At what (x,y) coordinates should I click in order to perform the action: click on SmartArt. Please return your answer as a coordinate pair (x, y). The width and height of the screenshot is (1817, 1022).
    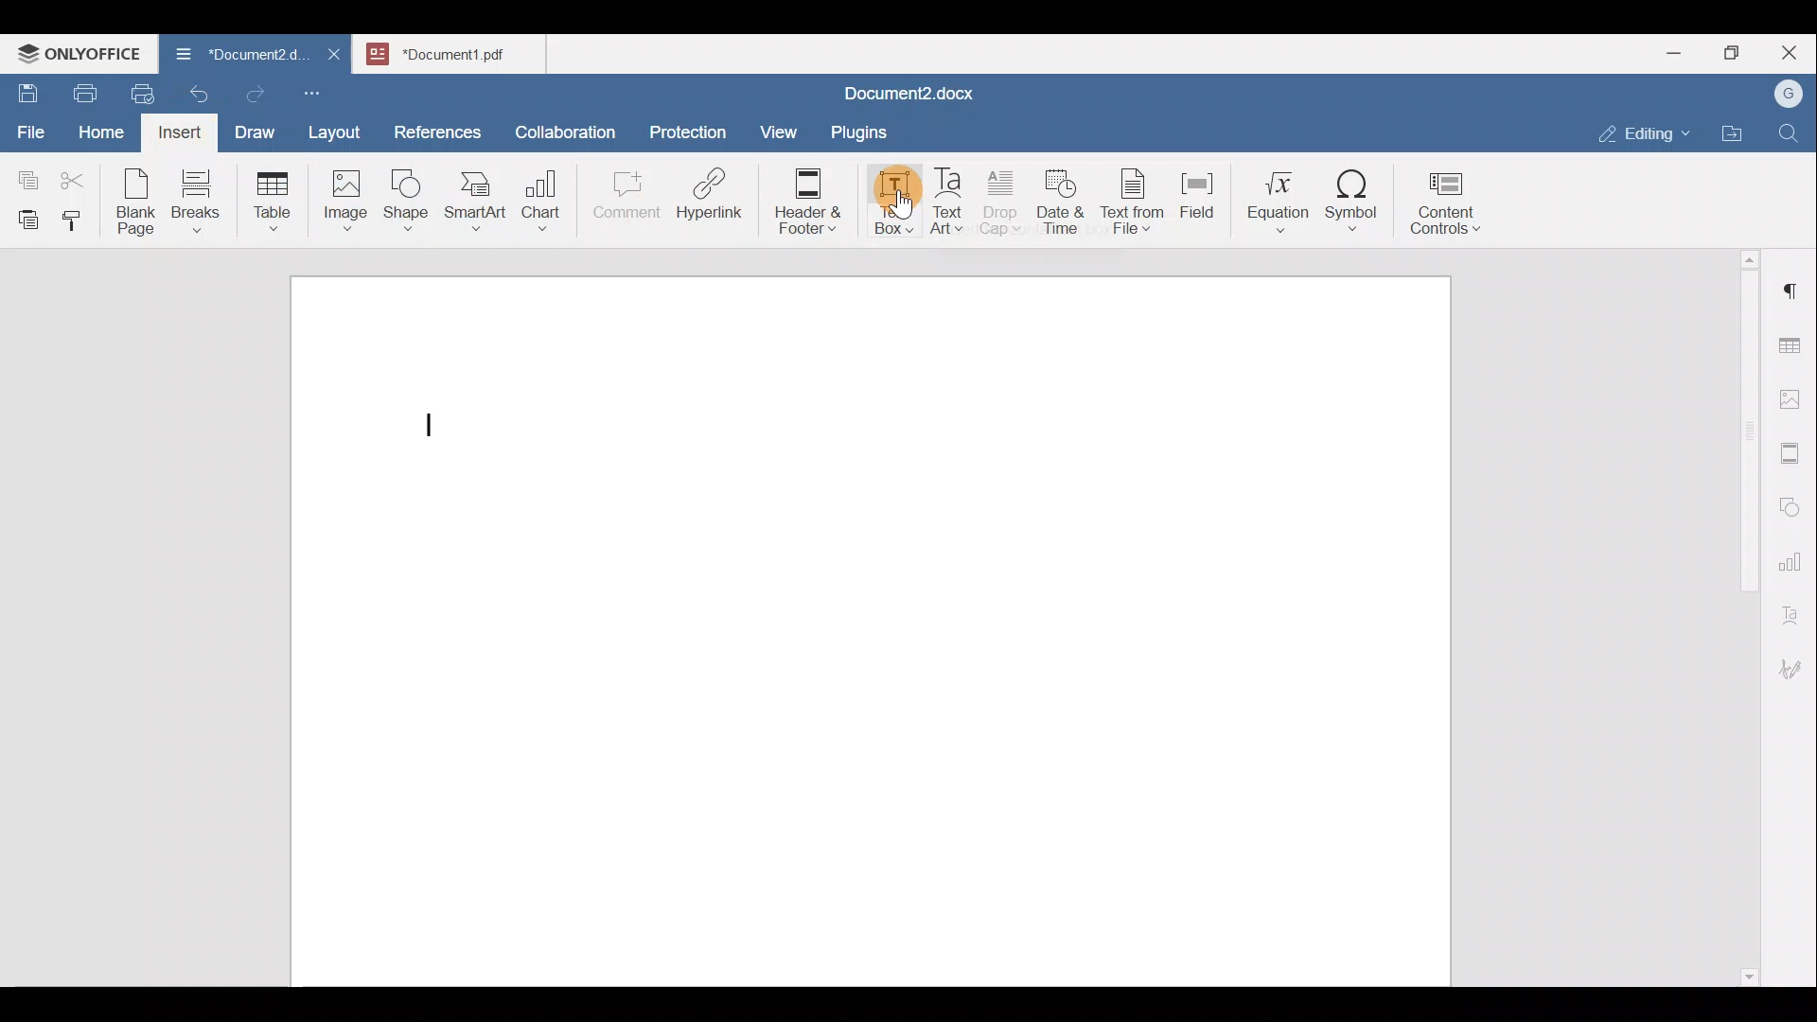
    Looking at the image, I should click on (472, 197).